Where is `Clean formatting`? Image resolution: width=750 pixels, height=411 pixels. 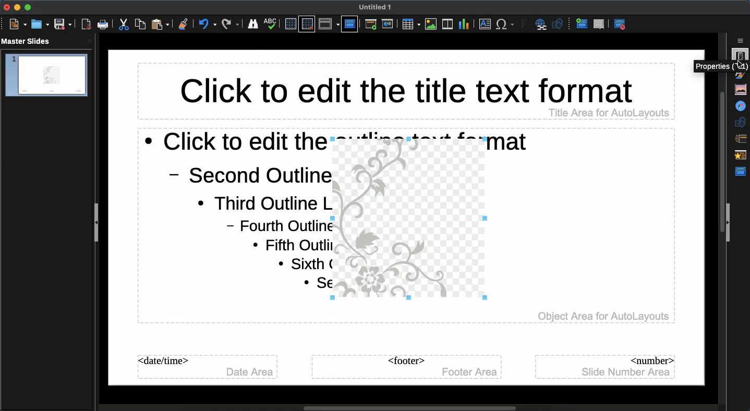 Clean formatting is located at coordinates (183, 24).